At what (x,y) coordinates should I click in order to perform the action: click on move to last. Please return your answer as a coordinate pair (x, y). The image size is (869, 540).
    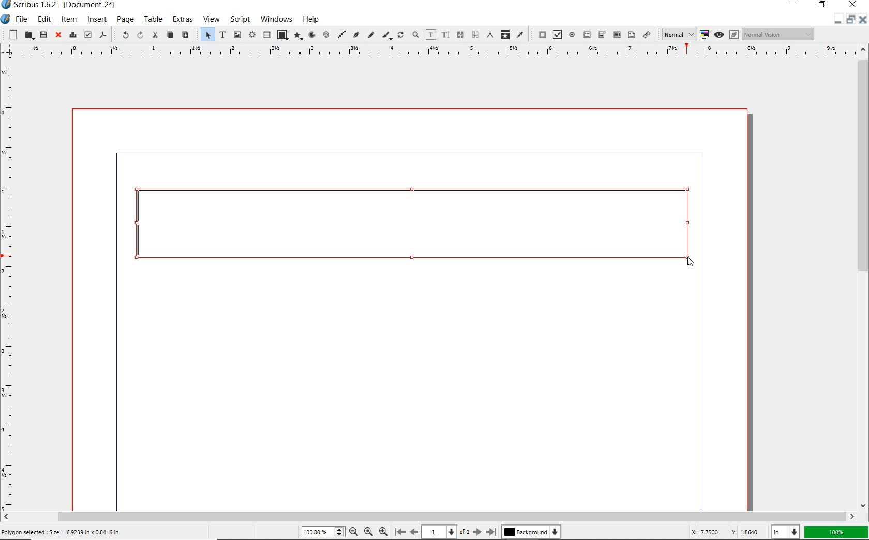
    Looking at the image, I should click on (493, 530).